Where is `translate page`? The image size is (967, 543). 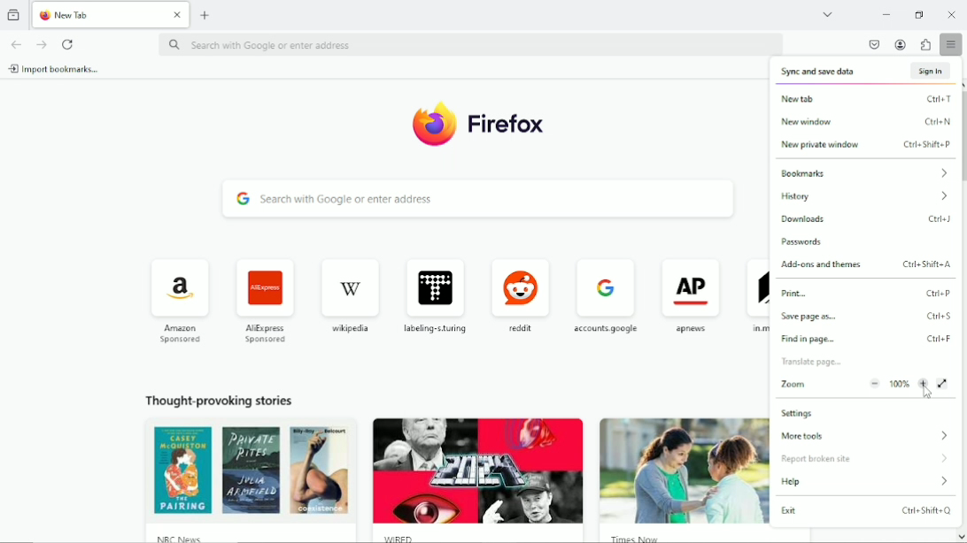 translate page is located at coordinates (811, 363).